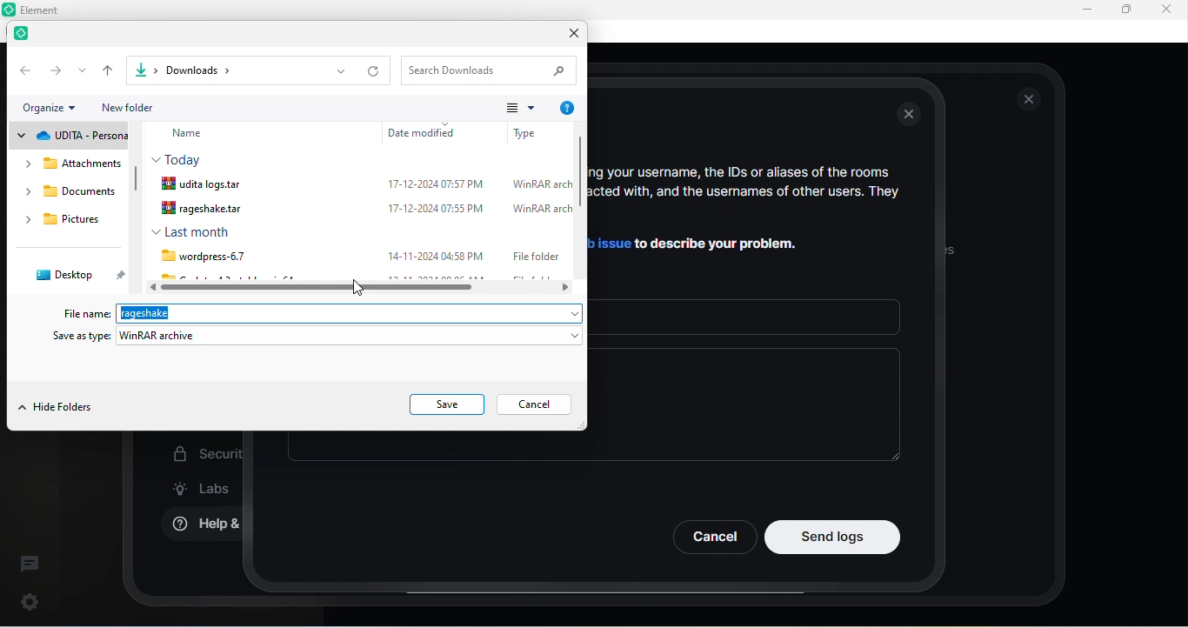 The image size is (1188, 628). Describe the element at coordinates (55, 109) in the screenshot. I see `organize` at that location.